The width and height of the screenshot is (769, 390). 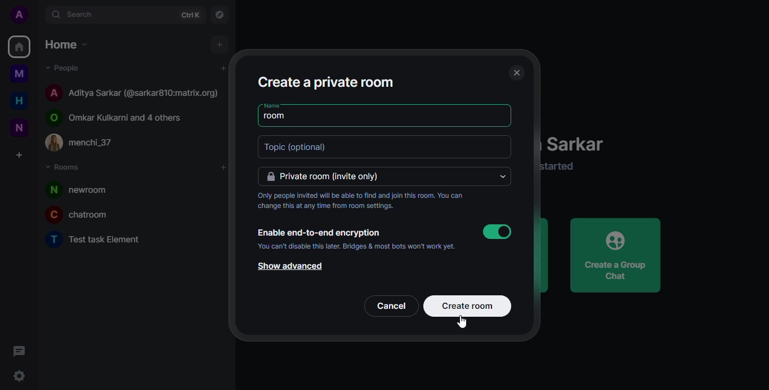 What do you see at coordinates (17, 14) in the screenshot?
I see `profile` at bounding box center [17, 14].